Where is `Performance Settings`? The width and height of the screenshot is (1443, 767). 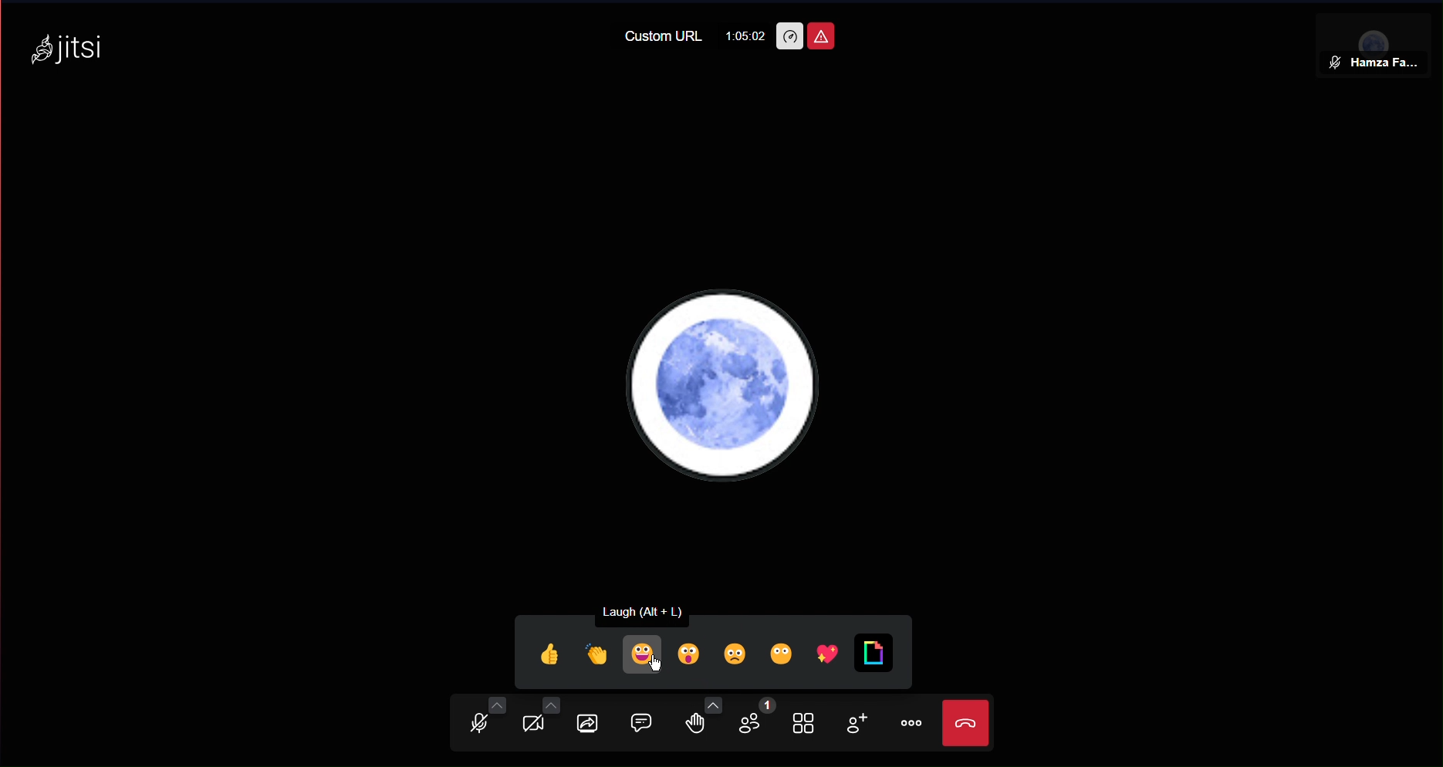 Performance Settings is located at coordinates (789, 36).